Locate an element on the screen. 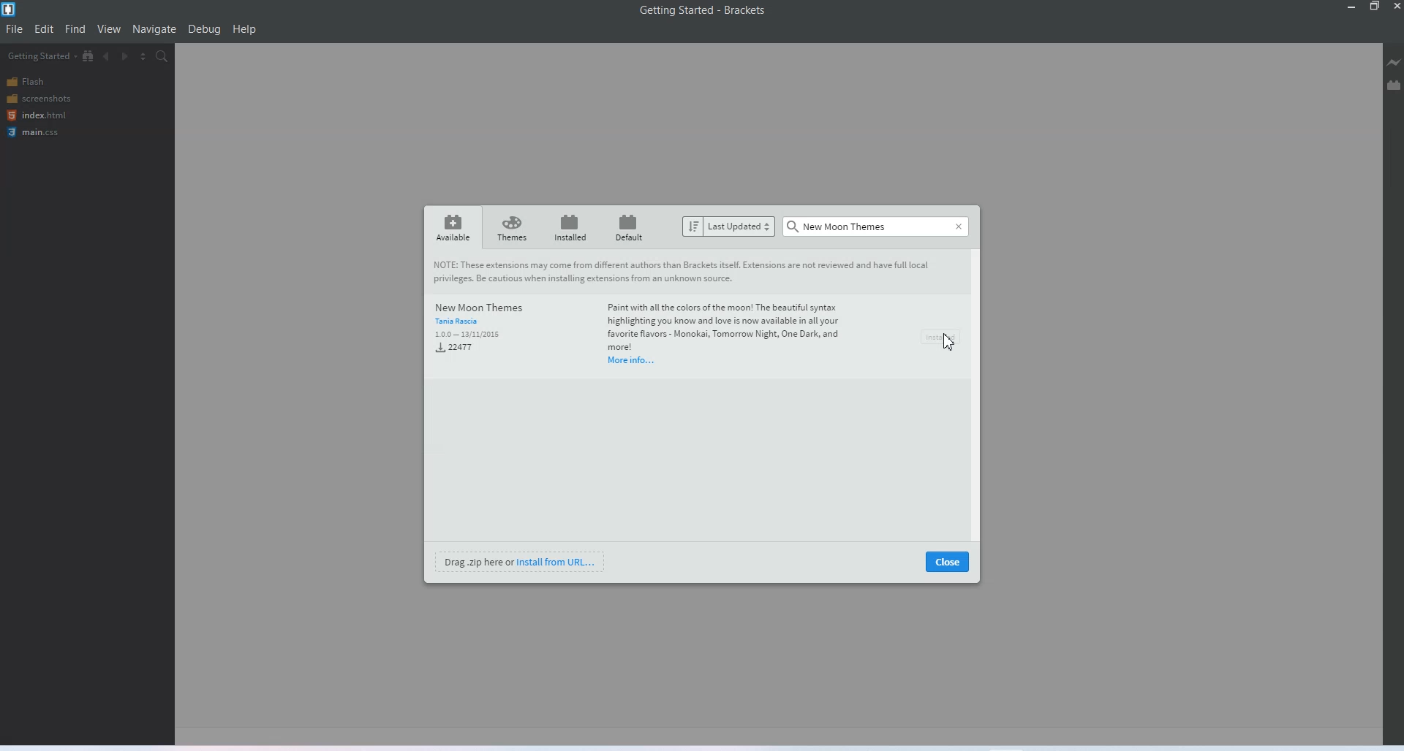 This screenshot has width=1404, height=751. Live preview is located at coordinates (1395, 61).